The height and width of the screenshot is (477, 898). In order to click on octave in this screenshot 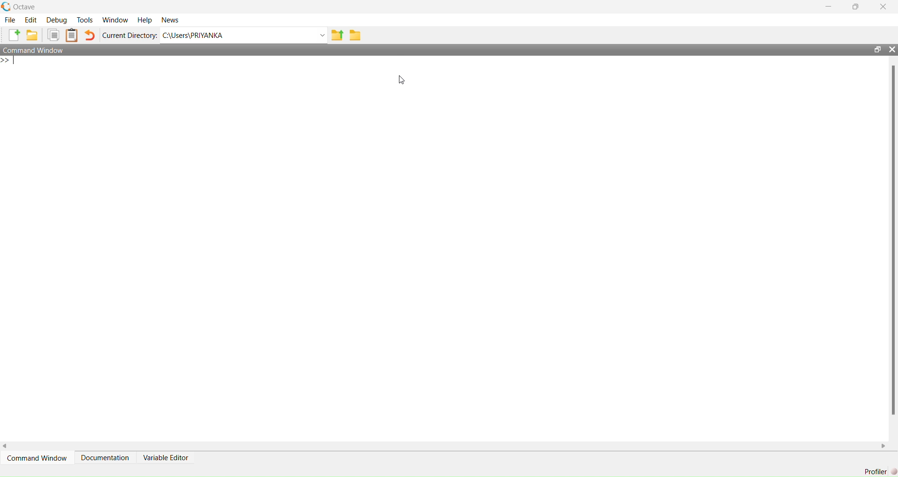, I will do `click(27, 8)`.